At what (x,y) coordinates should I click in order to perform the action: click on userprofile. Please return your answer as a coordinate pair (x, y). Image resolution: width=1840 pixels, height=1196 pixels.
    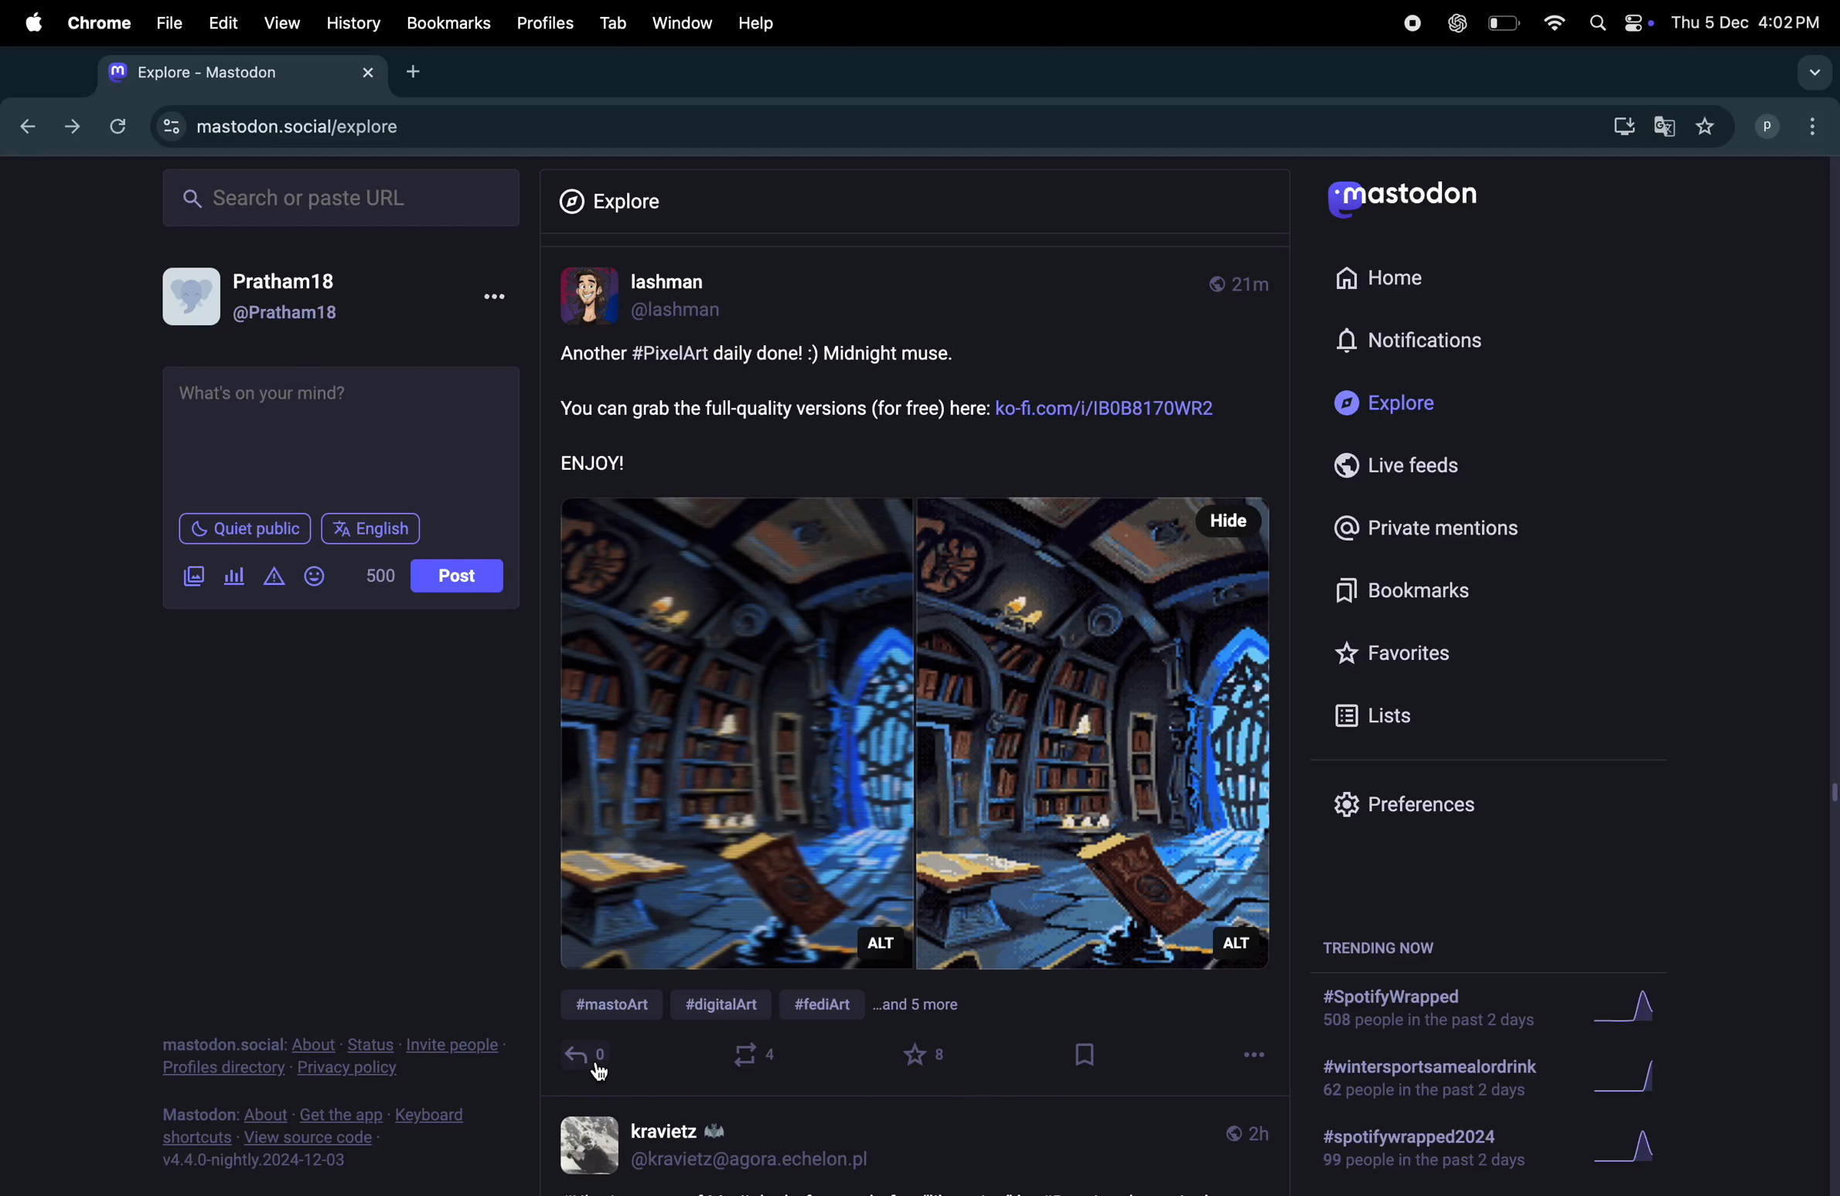
    Looking at the image, I should click on (690, 297).